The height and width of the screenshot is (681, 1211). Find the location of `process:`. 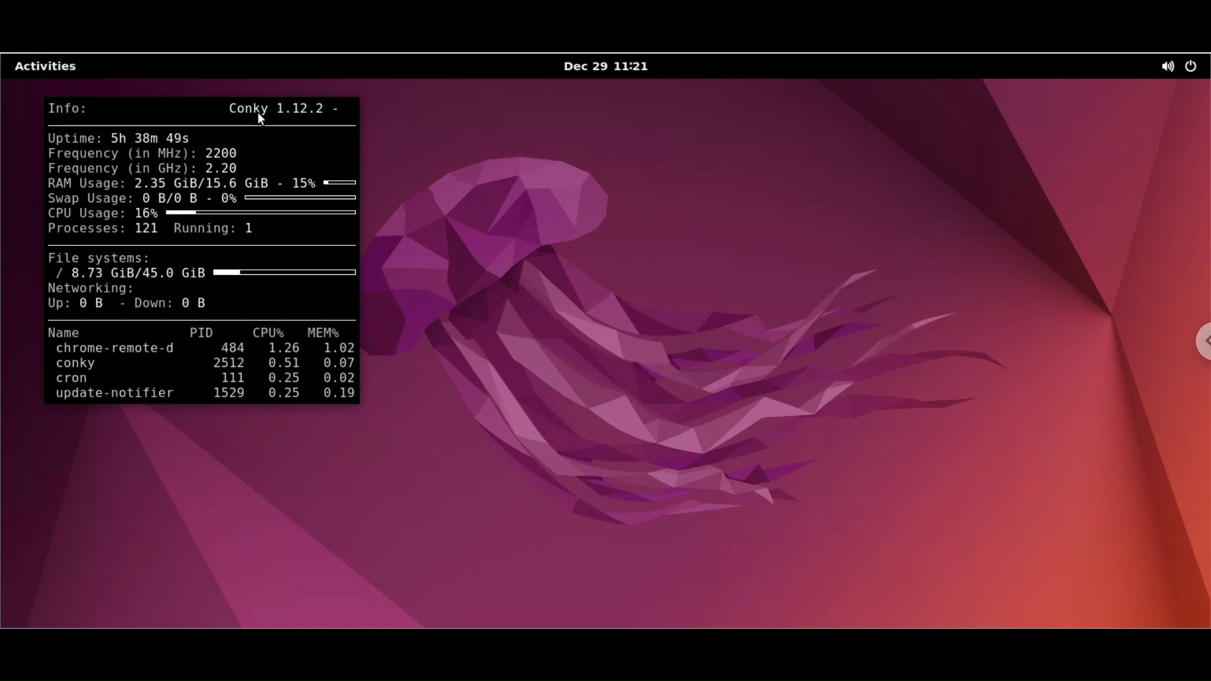

process: is located at coordinates (86, 230).